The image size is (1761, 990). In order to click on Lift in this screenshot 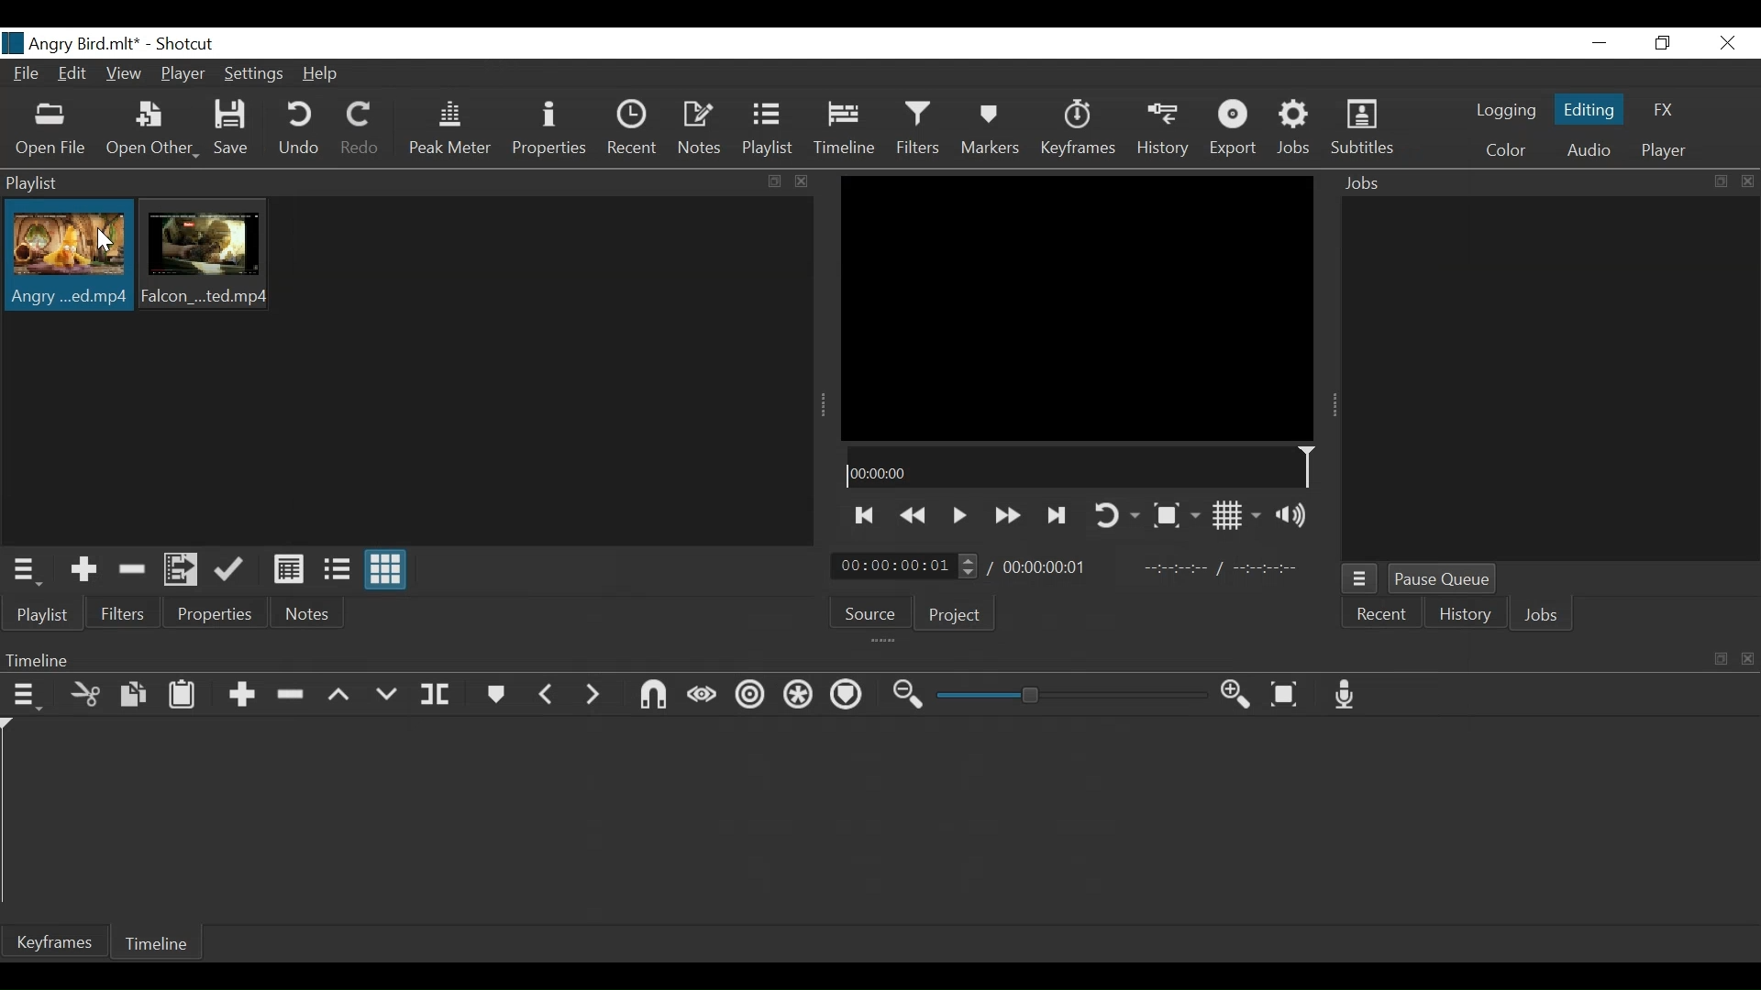, I will do `click(338, 695)`.